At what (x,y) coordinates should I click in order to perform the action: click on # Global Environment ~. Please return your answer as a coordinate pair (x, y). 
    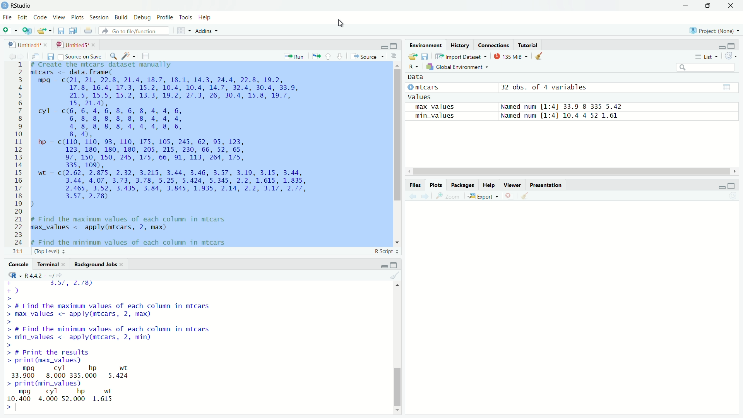
    Looking at the image, I should click on (459, 66).